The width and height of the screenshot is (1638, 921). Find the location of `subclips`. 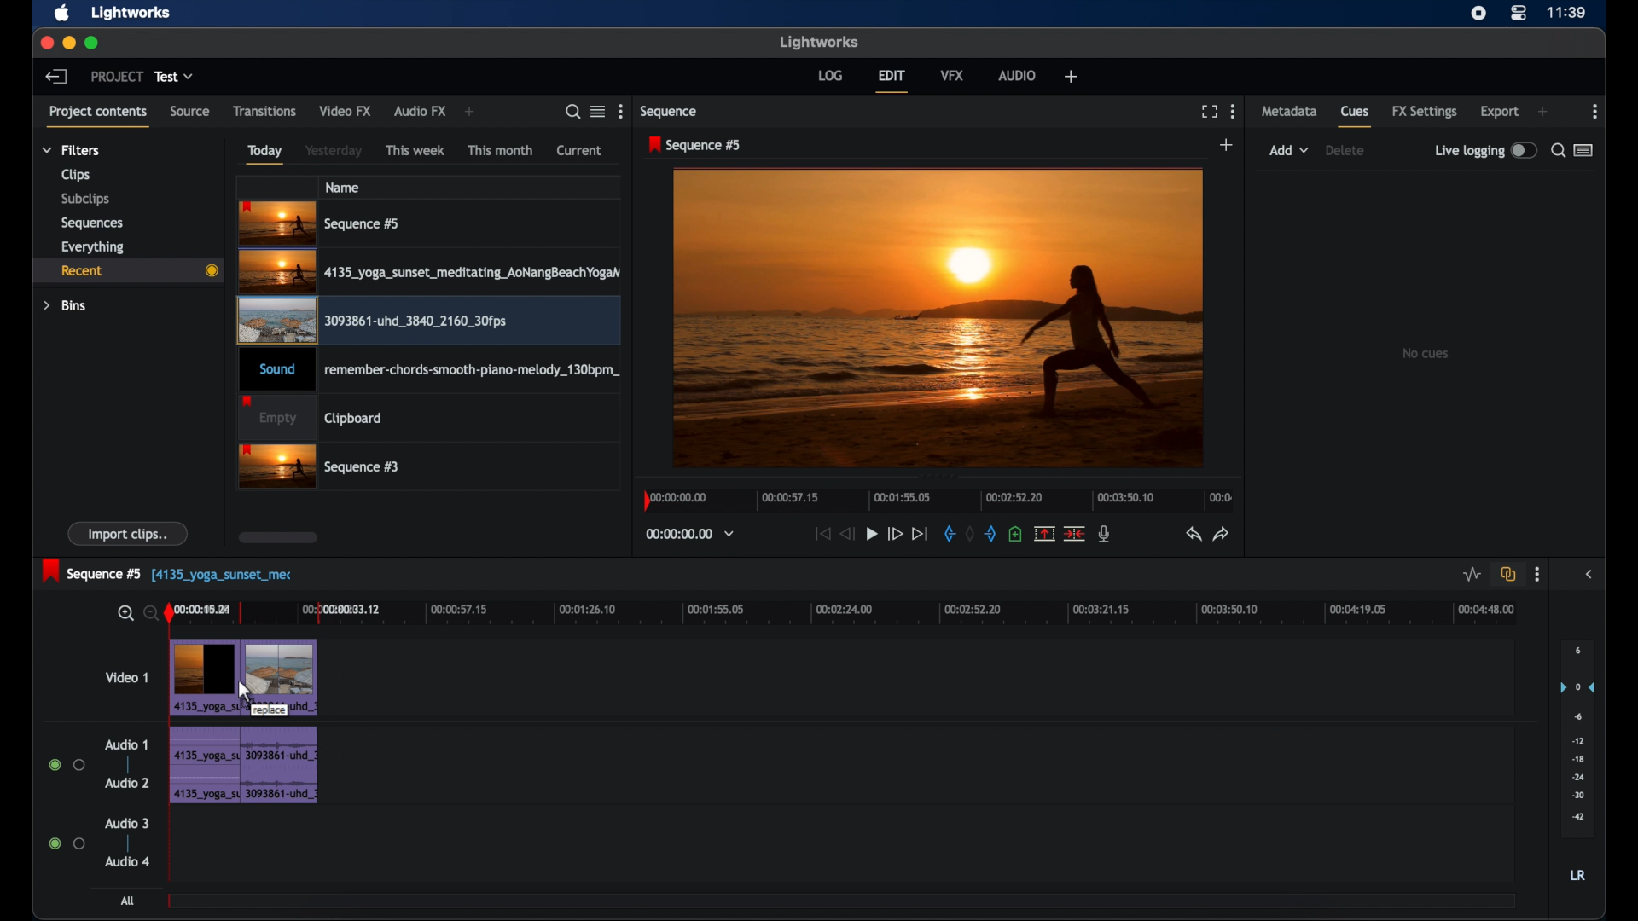

subclips is located at coordinates (87, 198).